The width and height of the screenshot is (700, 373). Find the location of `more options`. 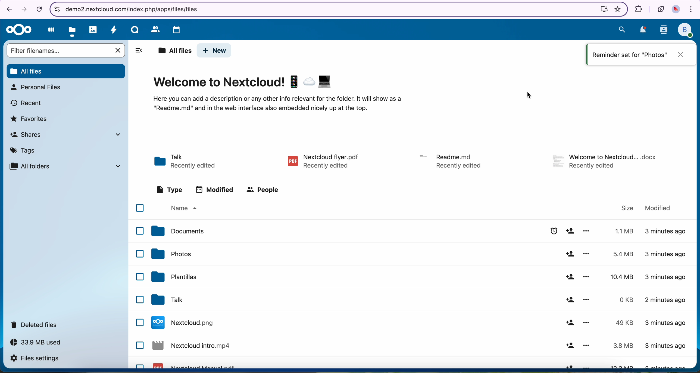

more options is located at coordinates (587, 278).